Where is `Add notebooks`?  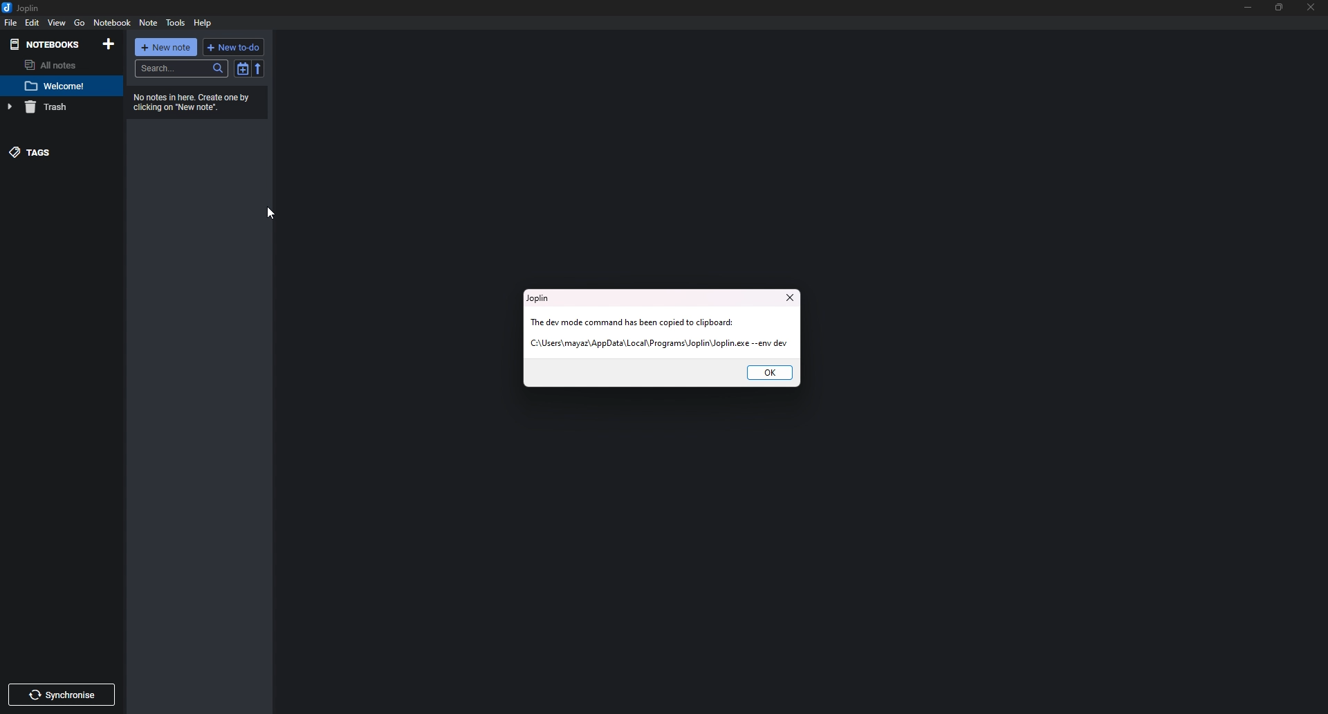 Add notebooks is located at coordinates (109, 44).